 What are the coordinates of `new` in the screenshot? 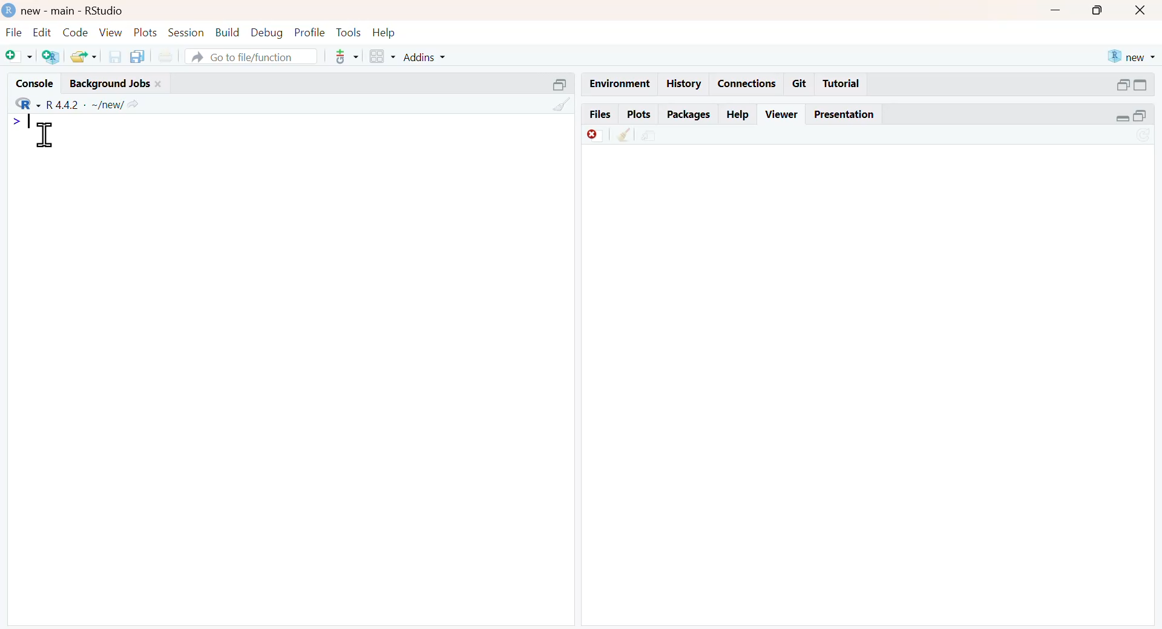 It's located at (1132, 57).